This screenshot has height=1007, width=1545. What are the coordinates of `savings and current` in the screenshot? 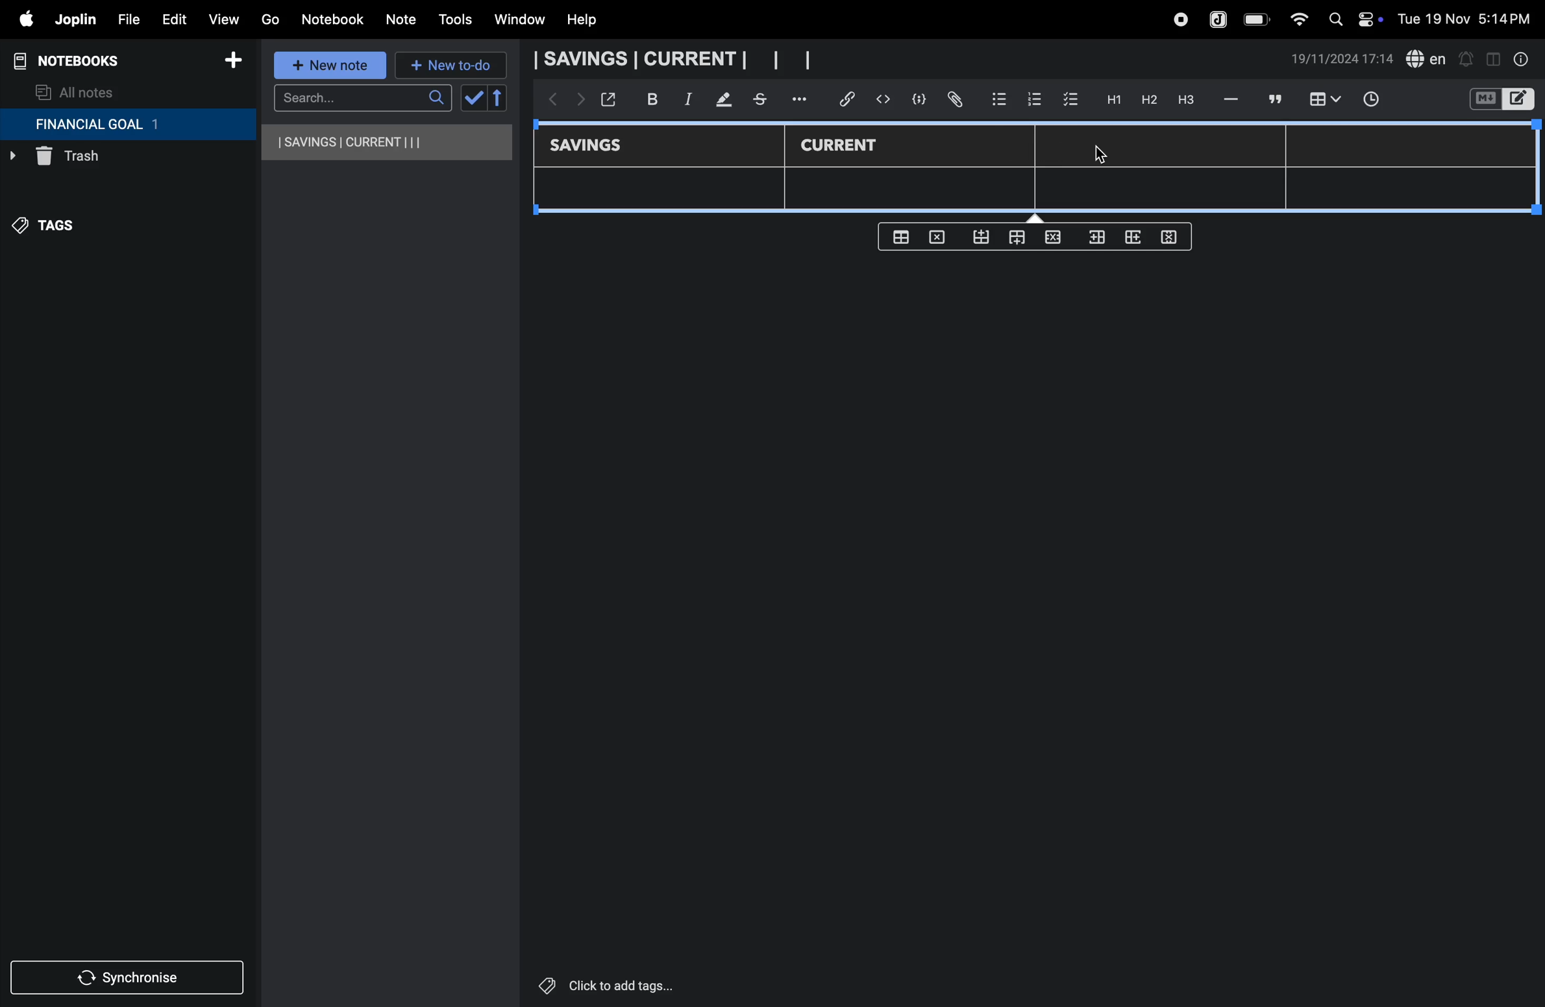 It's located at (673, 60).